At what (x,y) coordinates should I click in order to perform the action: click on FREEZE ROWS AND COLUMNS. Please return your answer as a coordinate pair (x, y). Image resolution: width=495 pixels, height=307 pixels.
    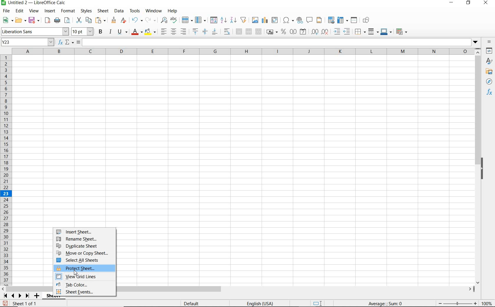
    Looking at the image, I should click on (343, 20).